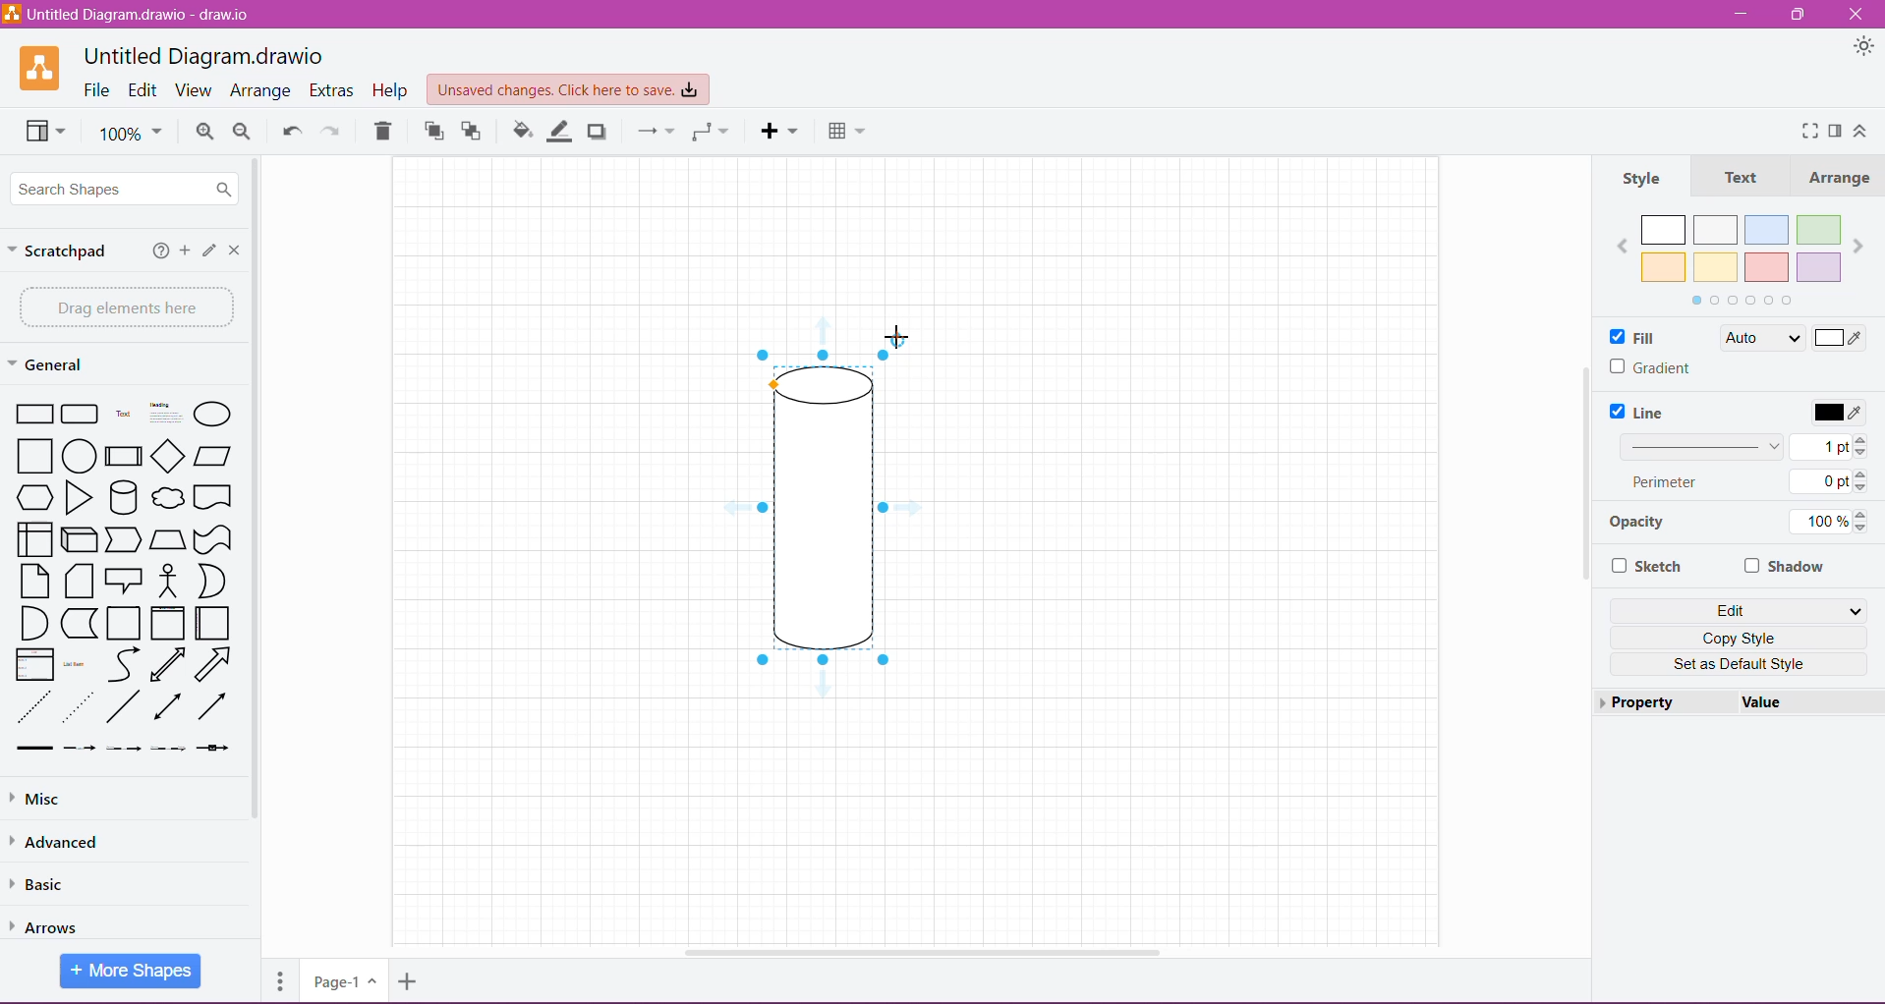 This screenshot has height=1004, width=1885. I want to click on Restore Down, so click(1799, 15).